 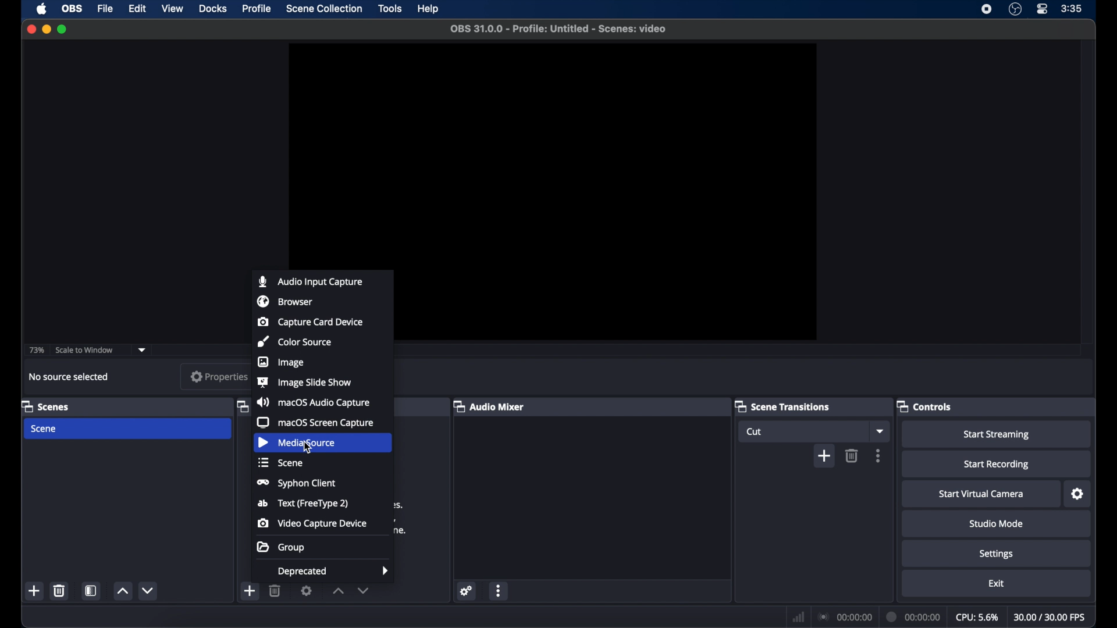 What do you see at coordinates (914, 616) in the screenshot?
I see `duration` at bounding box center [914, 616].